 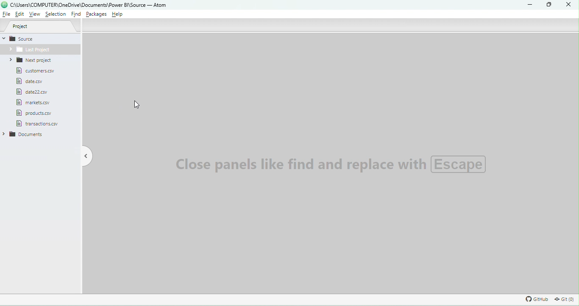 I want to click on Git repository, so click(x=562, y=299).